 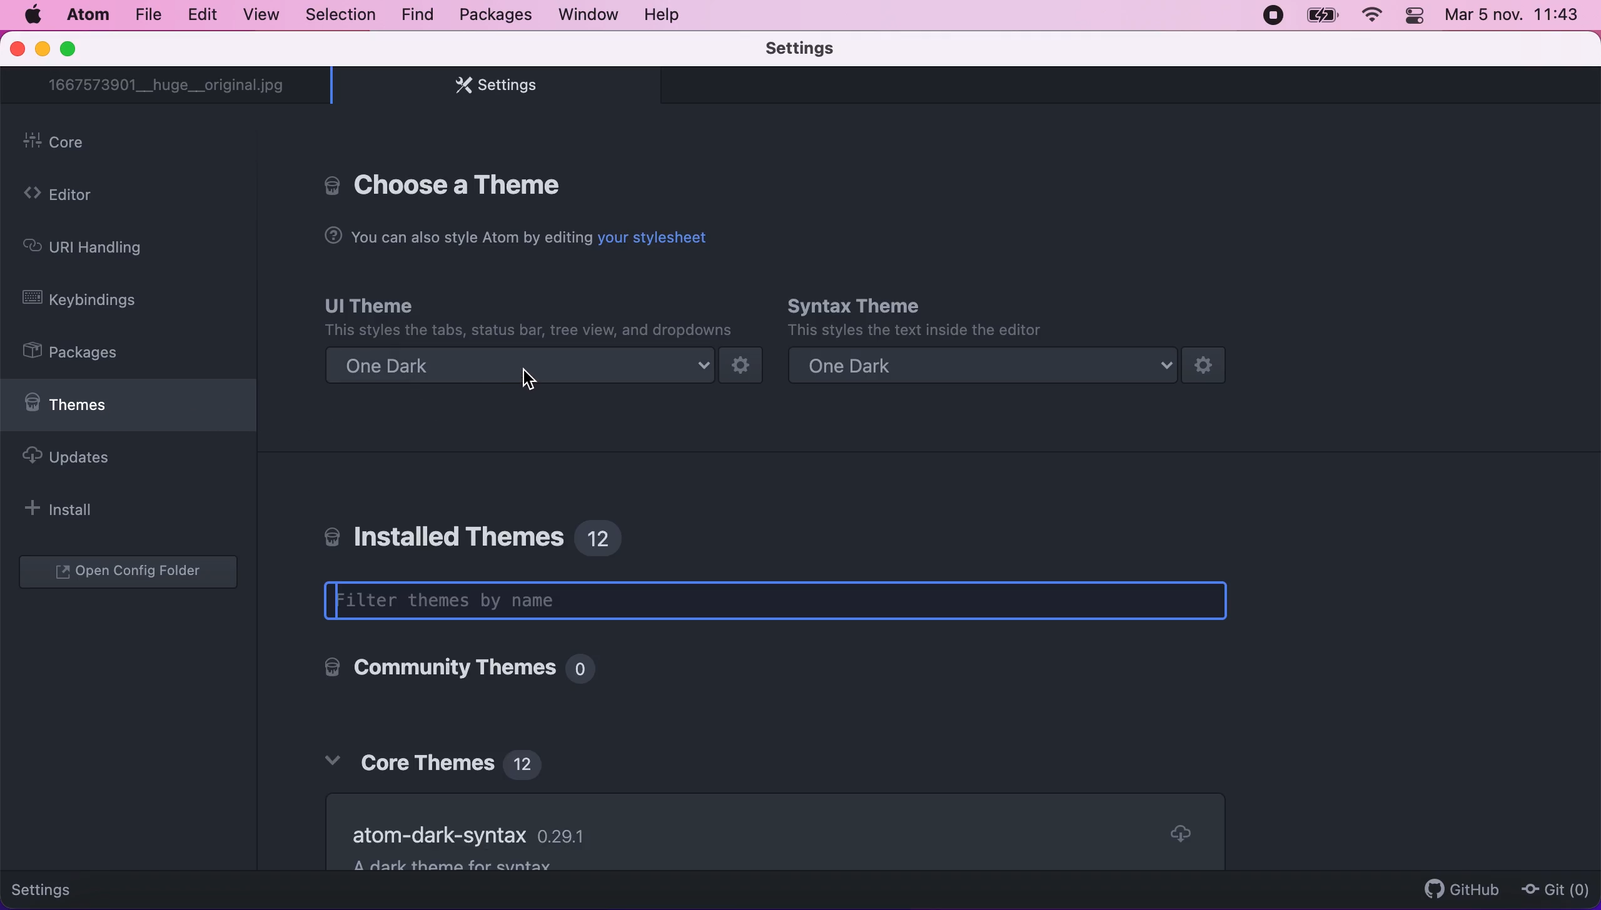 I want to click on core settings, so click(x=449, y=182).